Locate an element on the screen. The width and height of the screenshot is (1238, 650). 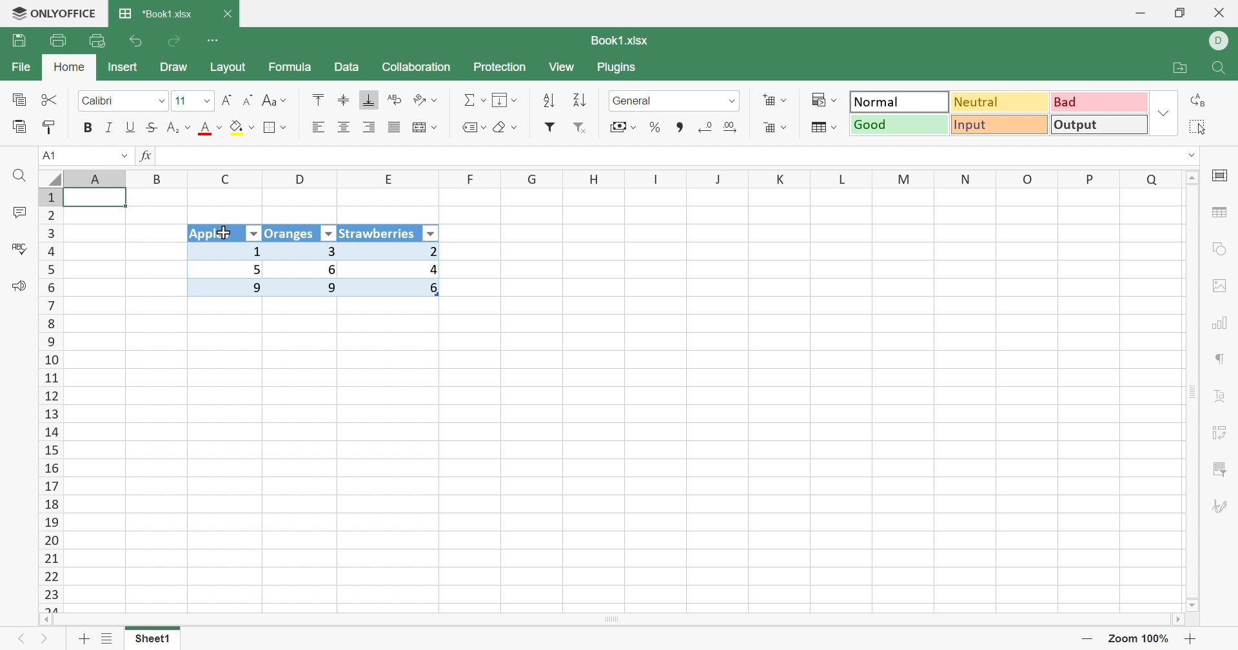
Open file location is located at coordinates (1183, 68).